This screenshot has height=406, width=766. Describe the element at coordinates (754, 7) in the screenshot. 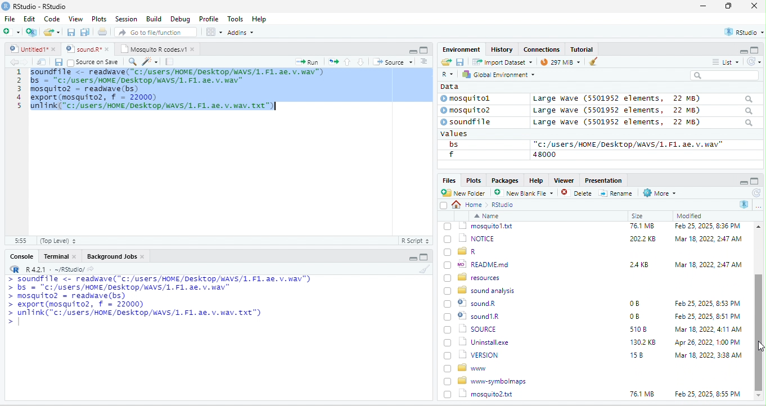

I see `close` at that location.